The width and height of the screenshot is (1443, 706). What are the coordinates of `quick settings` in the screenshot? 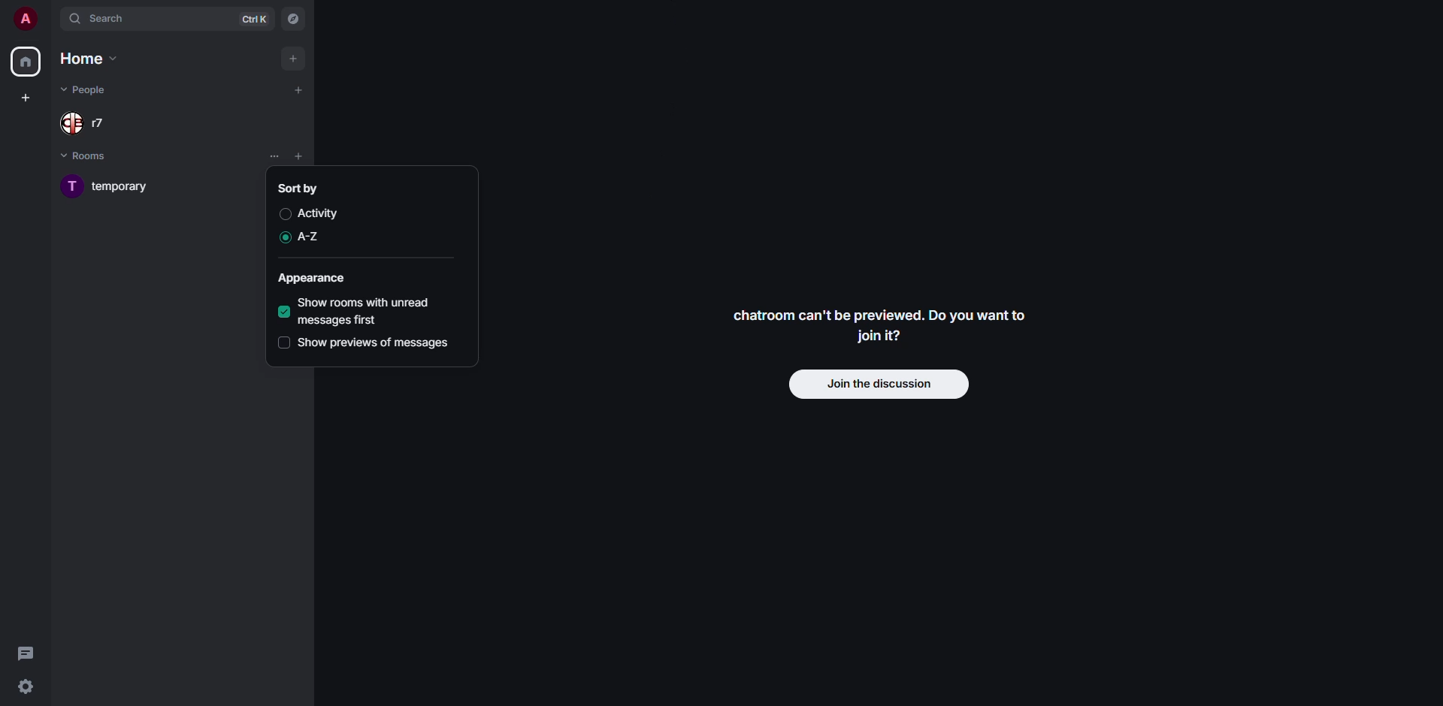 It's located at (28, 686).